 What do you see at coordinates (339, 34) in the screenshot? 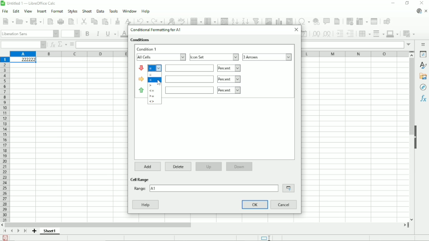
I see `Increase indent` at bounding box center [339, 34].